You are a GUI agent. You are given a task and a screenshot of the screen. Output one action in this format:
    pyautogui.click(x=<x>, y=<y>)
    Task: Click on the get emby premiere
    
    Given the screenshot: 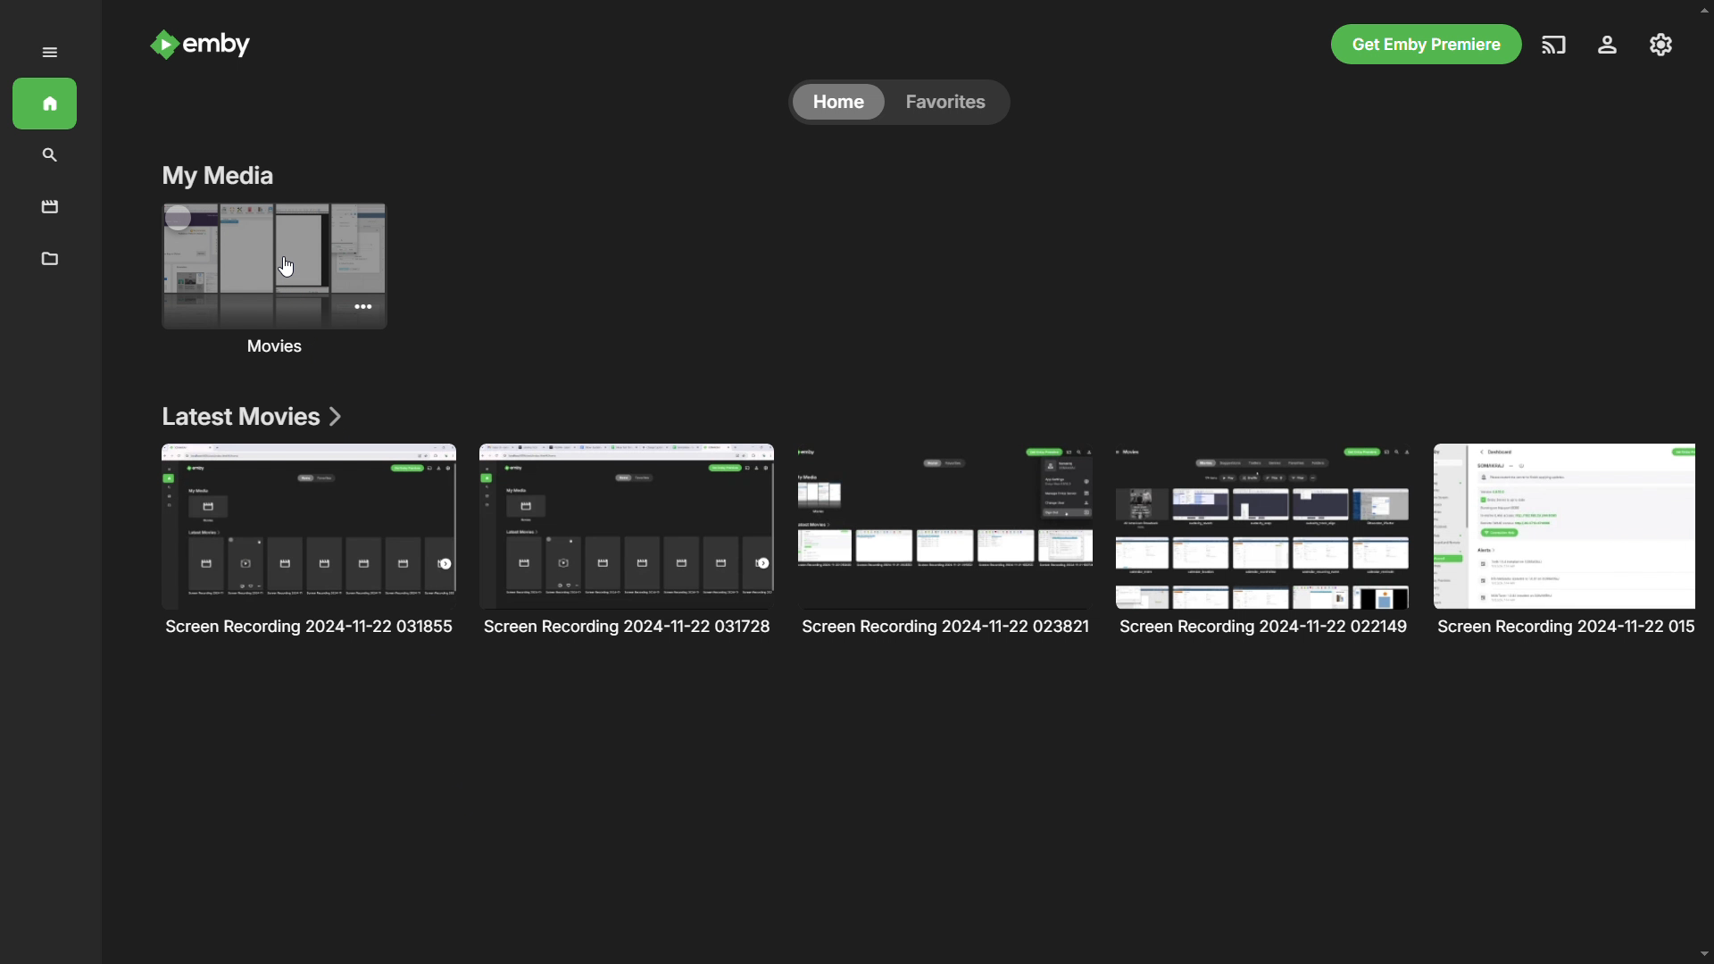 What is the action you would take?
    pyautogui.click(x=1427, y=44)
    